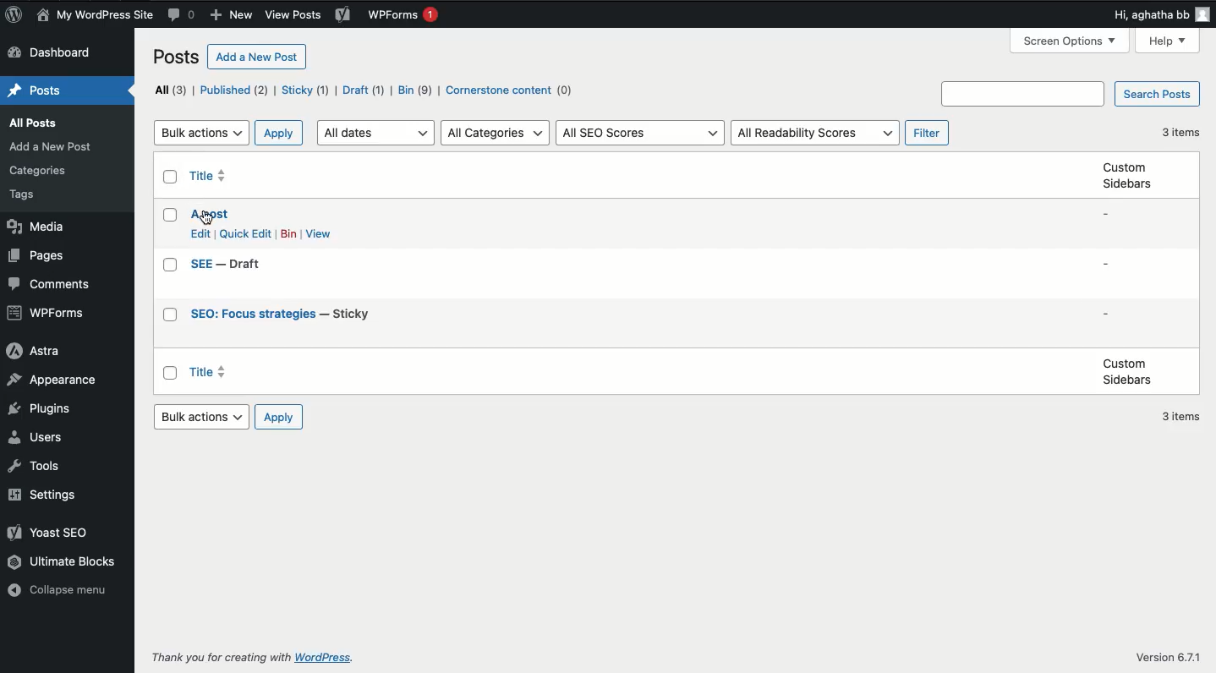 The width and height of the screenshot is (1216, 673). Describe the element at coordinates (1164, 656) in the screenshot. I see `` at that location.